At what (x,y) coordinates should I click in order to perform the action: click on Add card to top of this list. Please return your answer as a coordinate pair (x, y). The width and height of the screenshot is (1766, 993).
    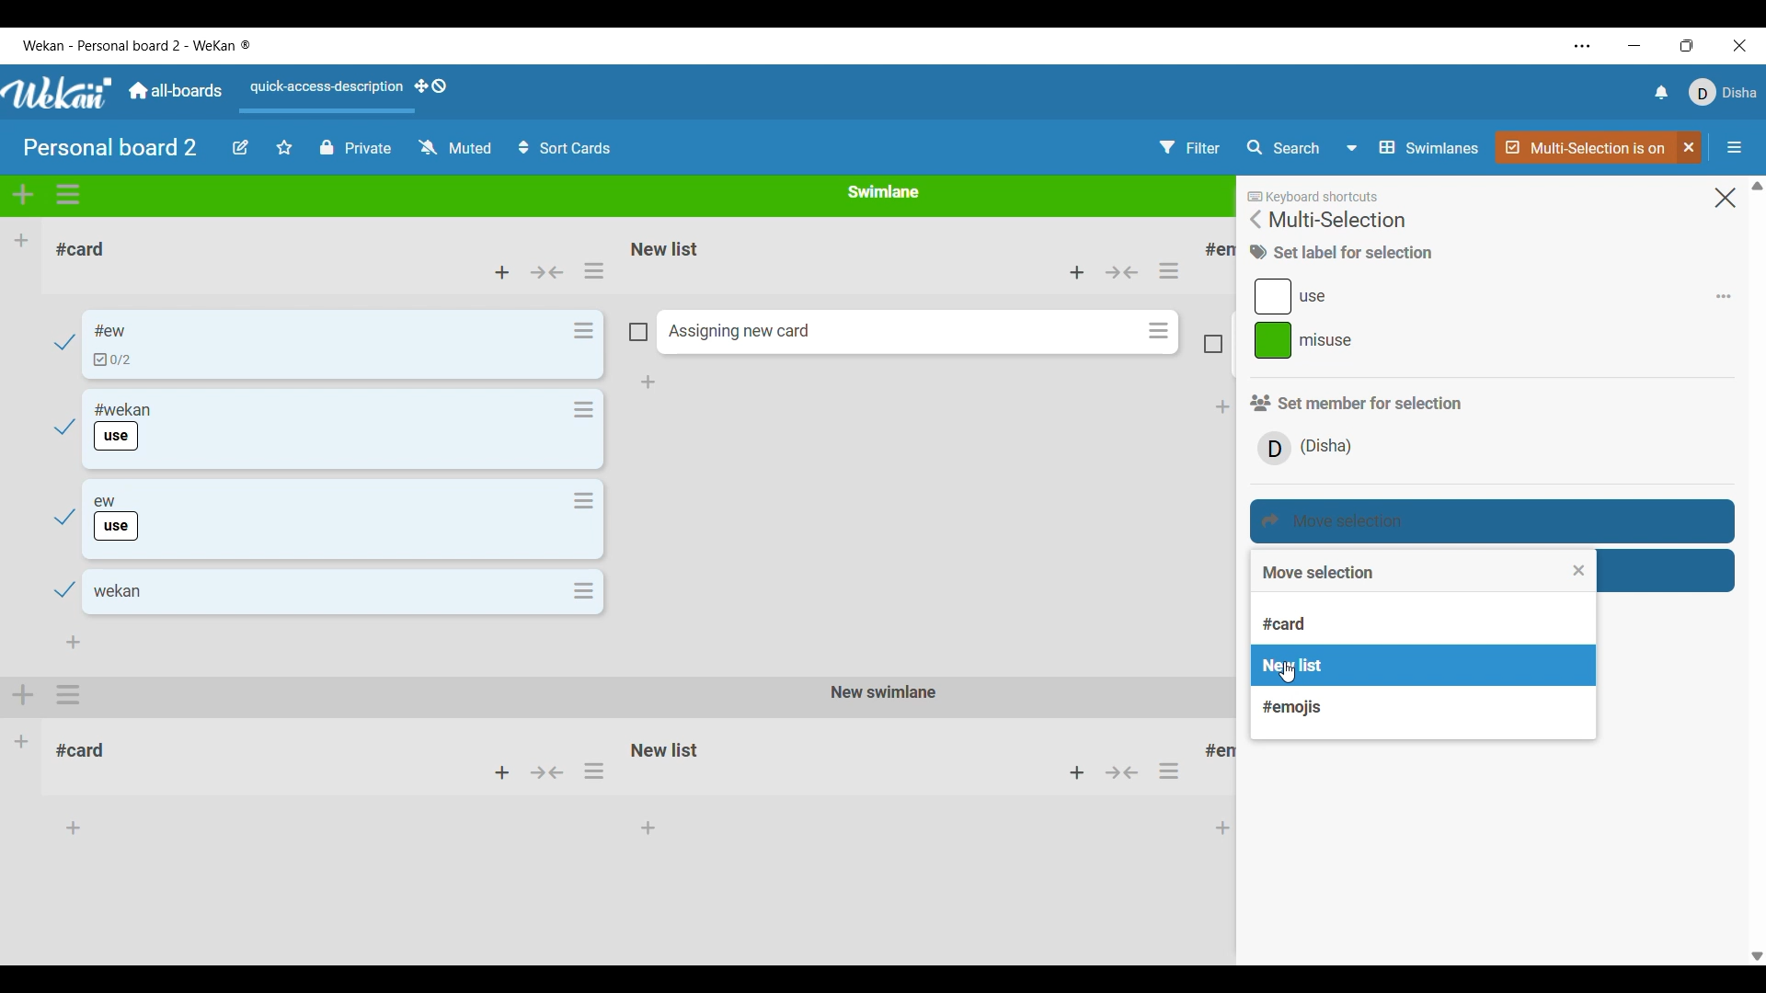
    Looking at the image, I should click on (1077, 272).